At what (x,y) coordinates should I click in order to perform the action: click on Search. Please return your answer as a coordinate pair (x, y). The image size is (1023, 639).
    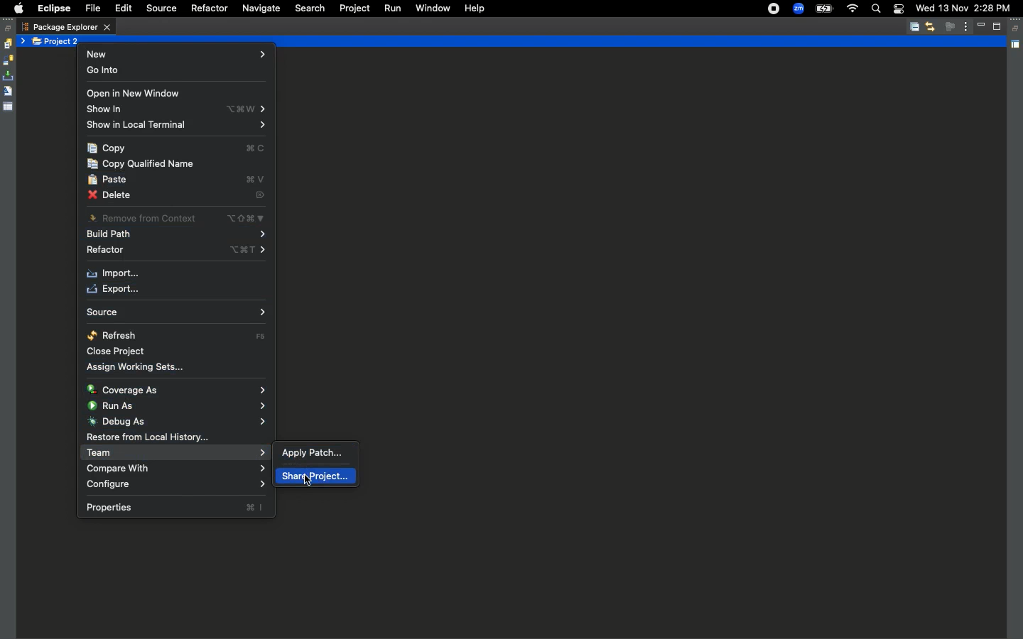
    Looking at the image, I should click on (875, 10).